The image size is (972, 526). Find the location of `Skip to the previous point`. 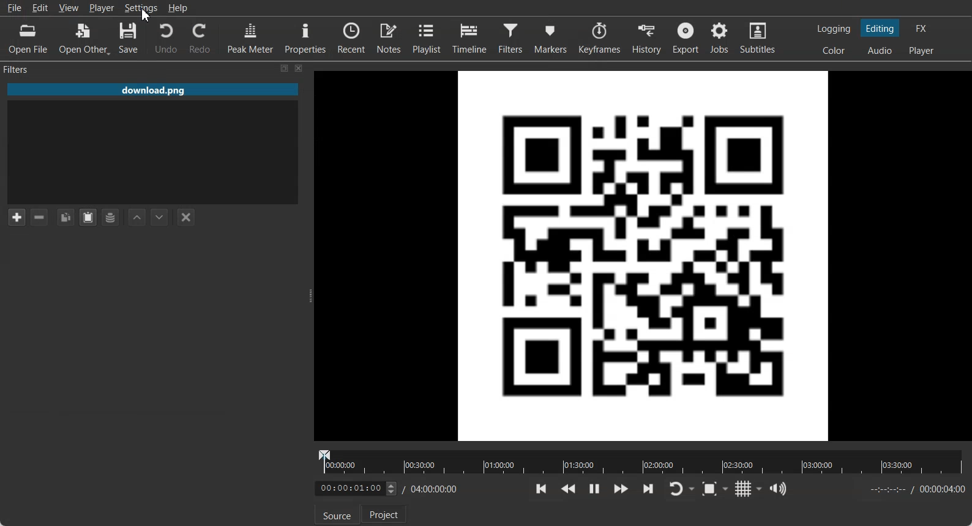

Skip to the previous point is located at coordinates (542, 489).